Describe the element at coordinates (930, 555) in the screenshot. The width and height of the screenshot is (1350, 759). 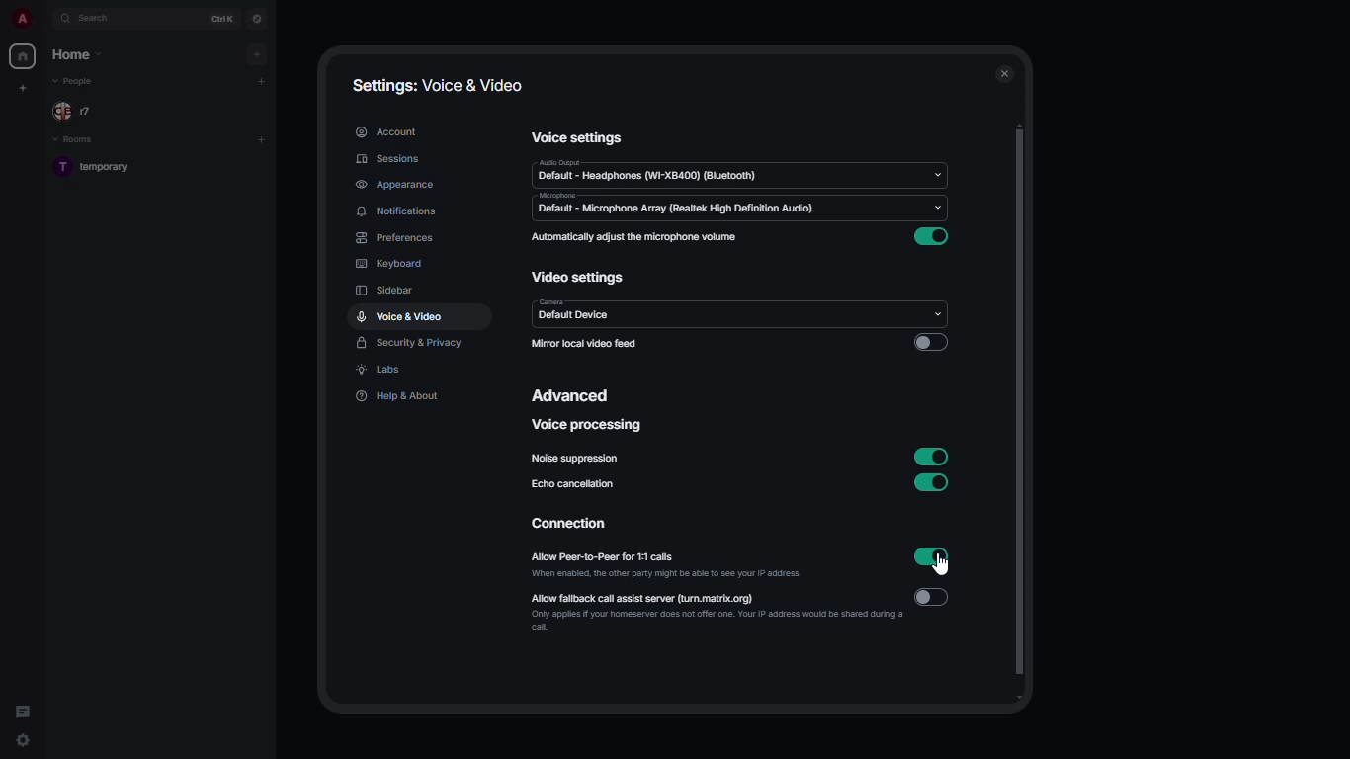
I see `enabled` at that location.